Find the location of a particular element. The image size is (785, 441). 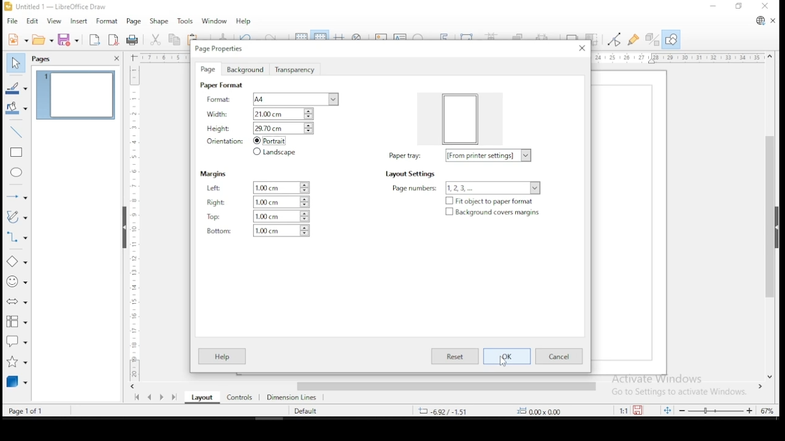

clone formatting is located at coordinates (223, 36).